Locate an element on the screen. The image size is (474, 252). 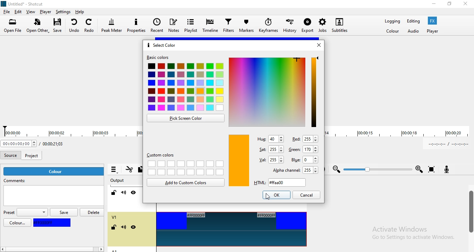
Timeline is located at coordinates (210, 26).